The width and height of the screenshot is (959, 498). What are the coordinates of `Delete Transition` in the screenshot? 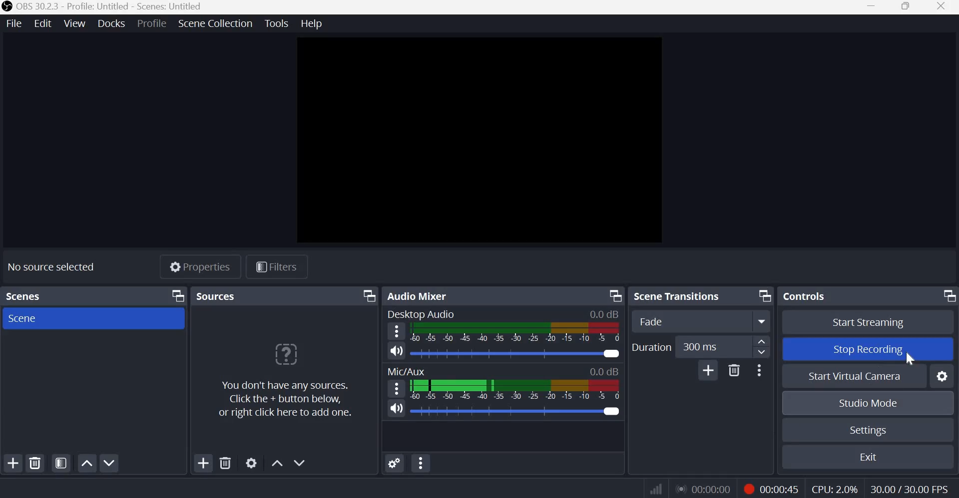 It's located at (734, 370).